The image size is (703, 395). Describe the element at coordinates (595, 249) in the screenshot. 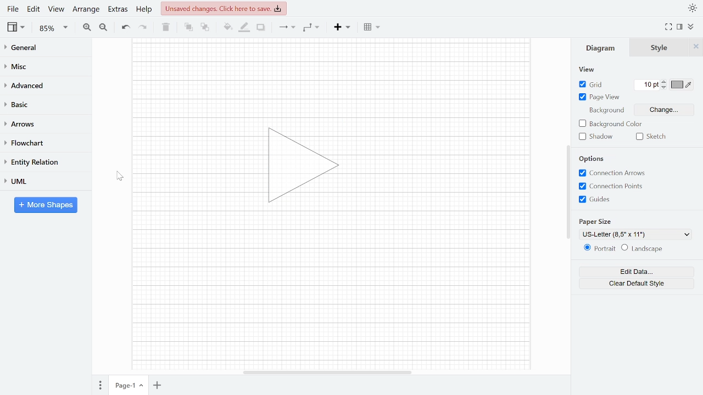

I see `portrait` at that location.